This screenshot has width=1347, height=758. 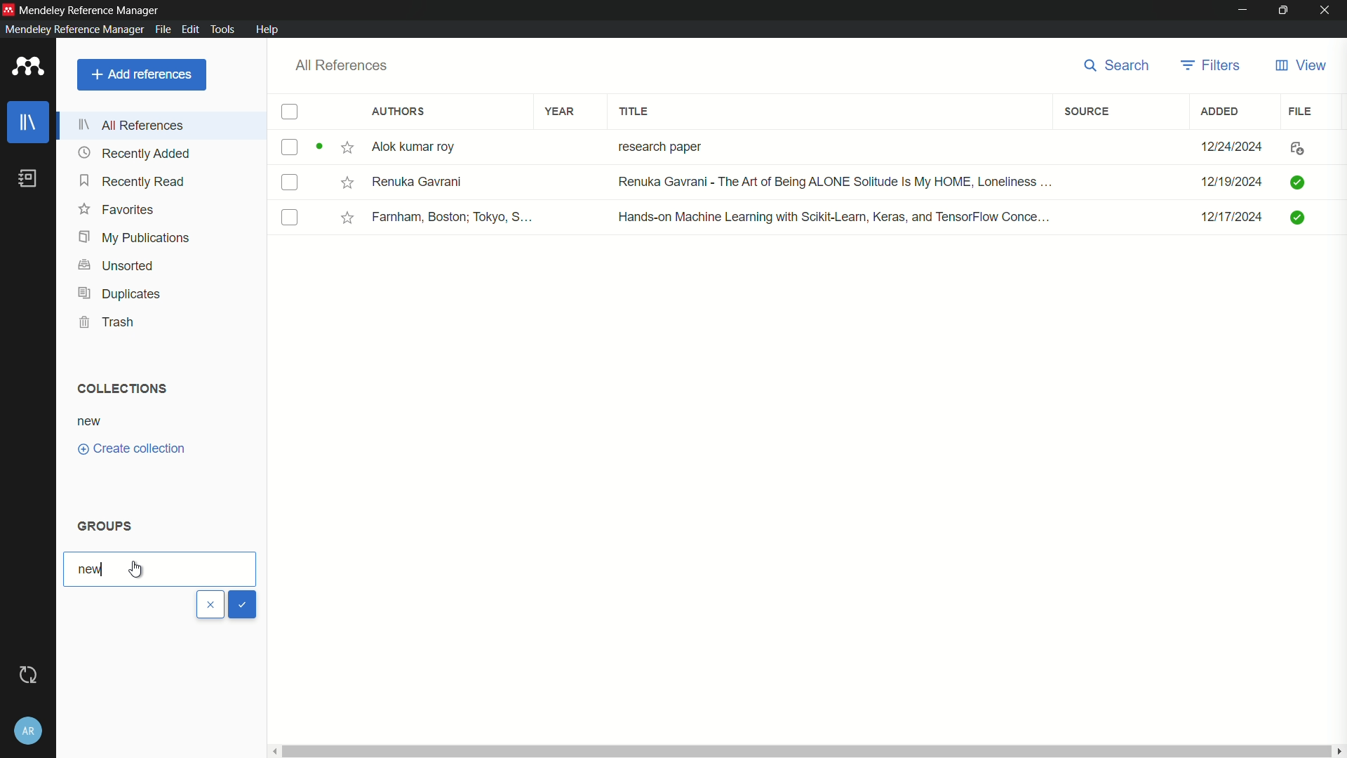 I want to click on file, so click(x=1302, y=110).